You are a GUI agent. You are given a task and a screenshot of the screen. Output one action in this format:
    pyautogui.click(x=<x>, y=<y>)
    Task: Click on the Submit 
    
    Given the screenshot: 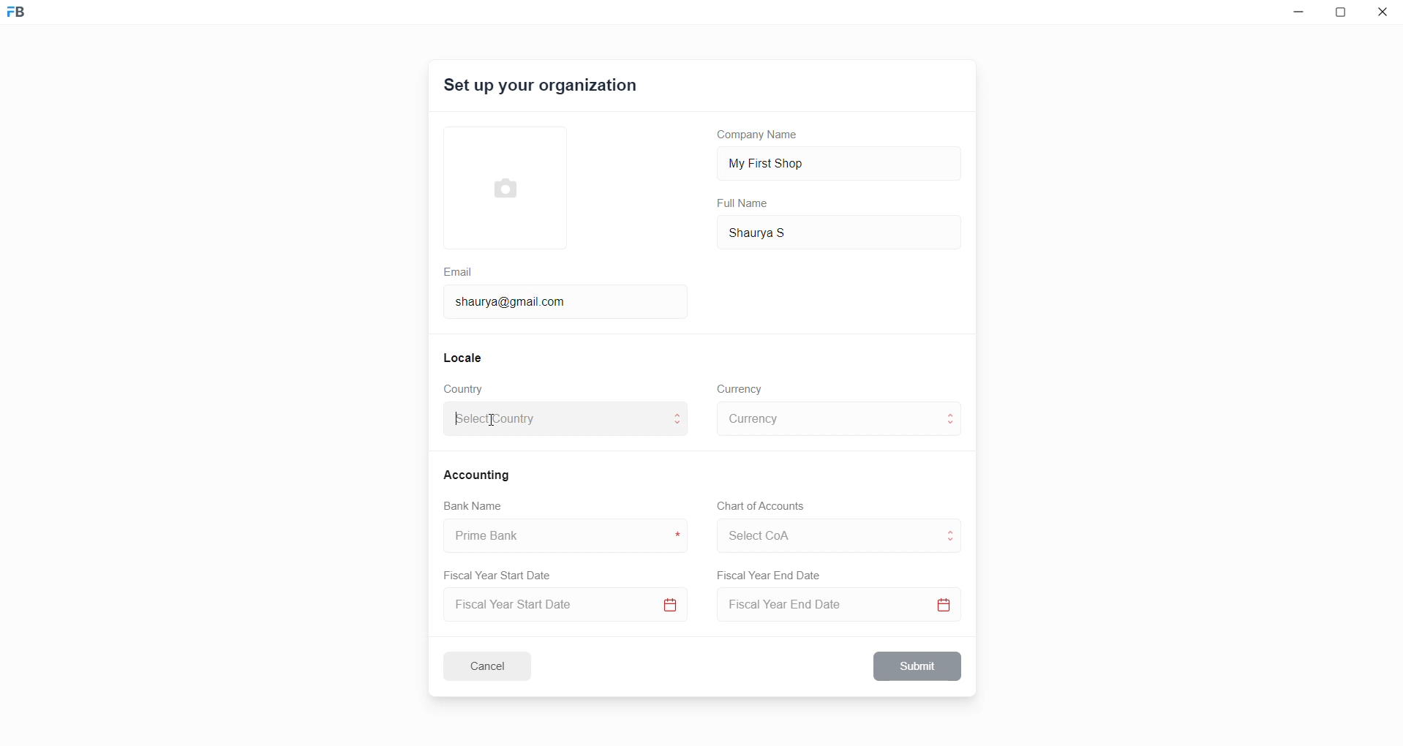 What is the action you would take?
    pyautogui.click(x=919, y=666)
    